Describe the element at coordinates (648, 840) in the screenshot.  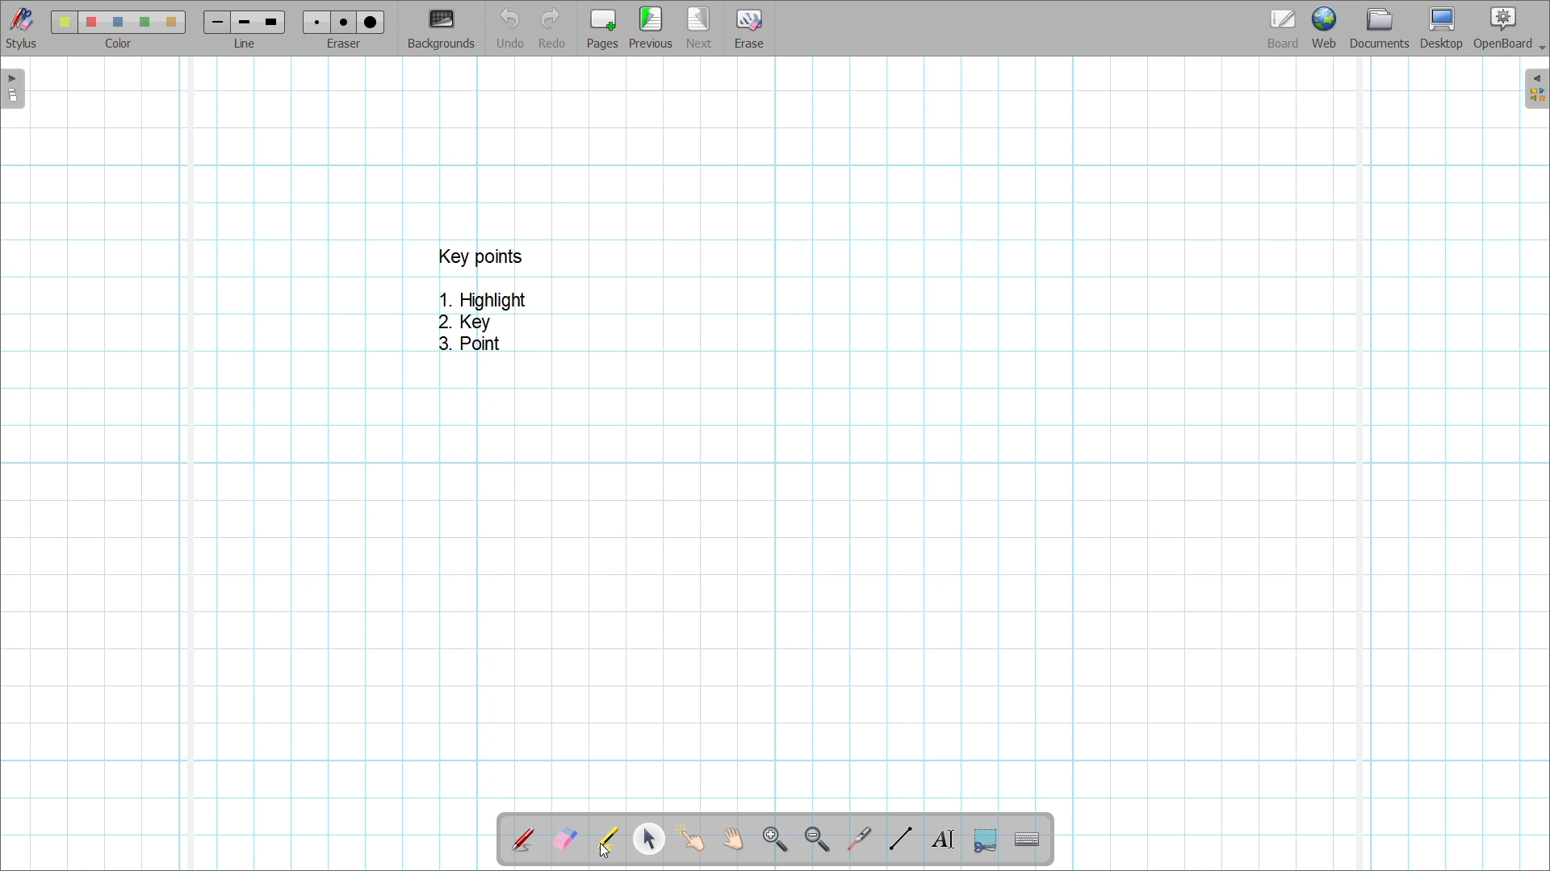
I see `Select and modify objects highlighted` at that location.